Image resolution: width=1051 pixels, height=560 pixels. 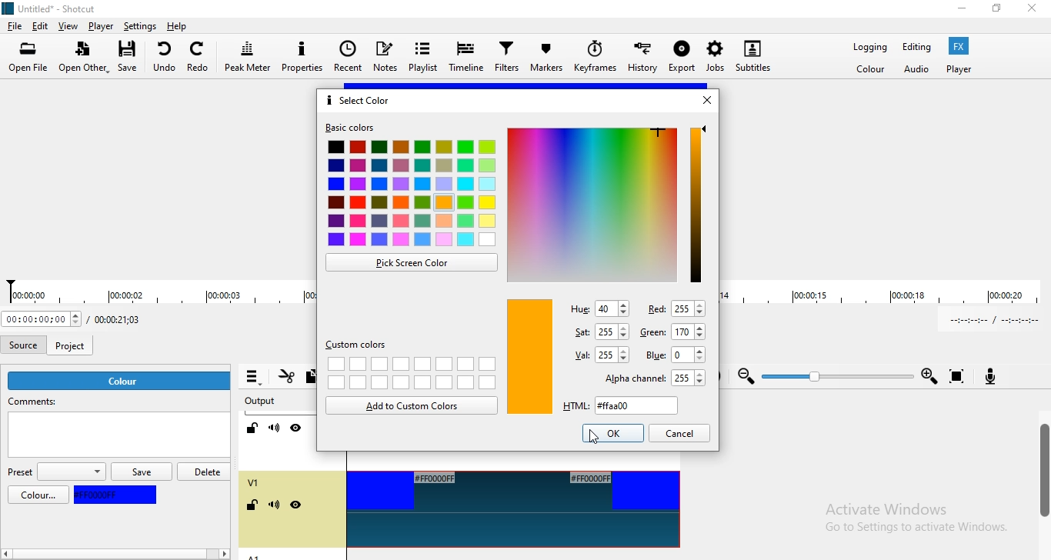 I want to click on Properties, so click(x=304, y=55).